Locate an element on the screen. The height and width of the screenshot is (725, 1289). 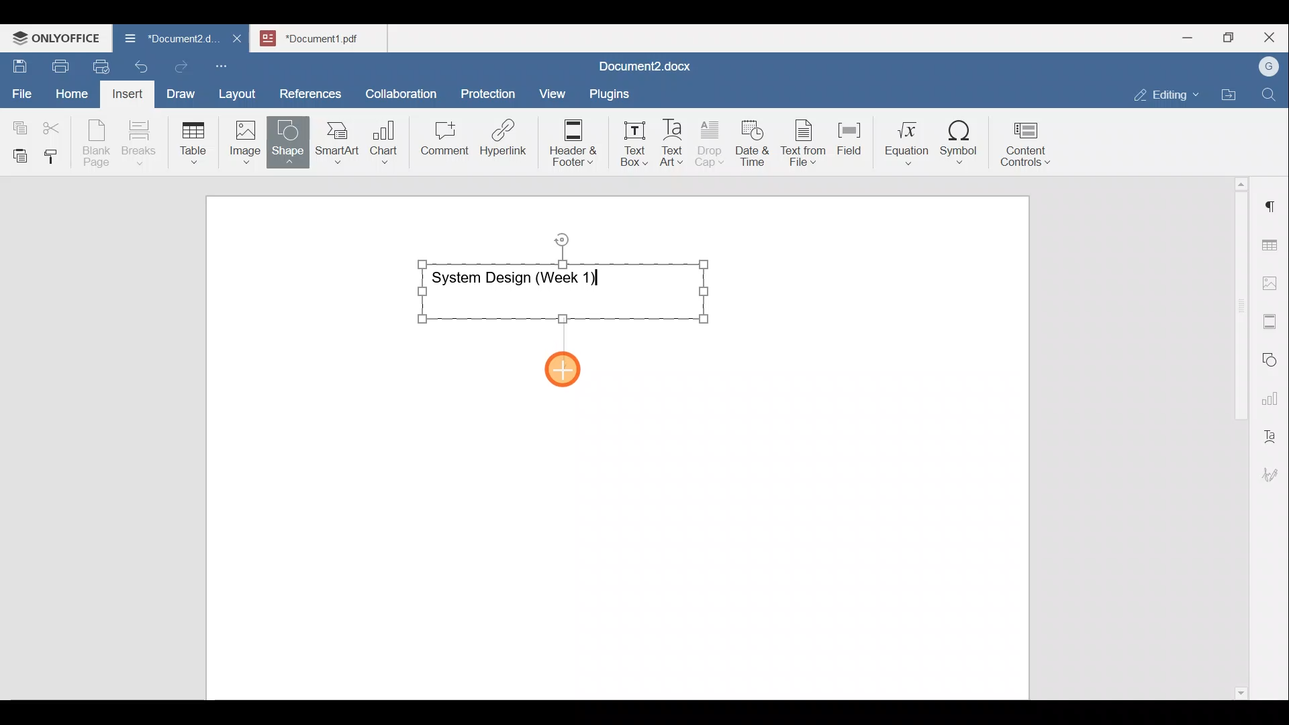
Table is located at coordinates (194, 140).